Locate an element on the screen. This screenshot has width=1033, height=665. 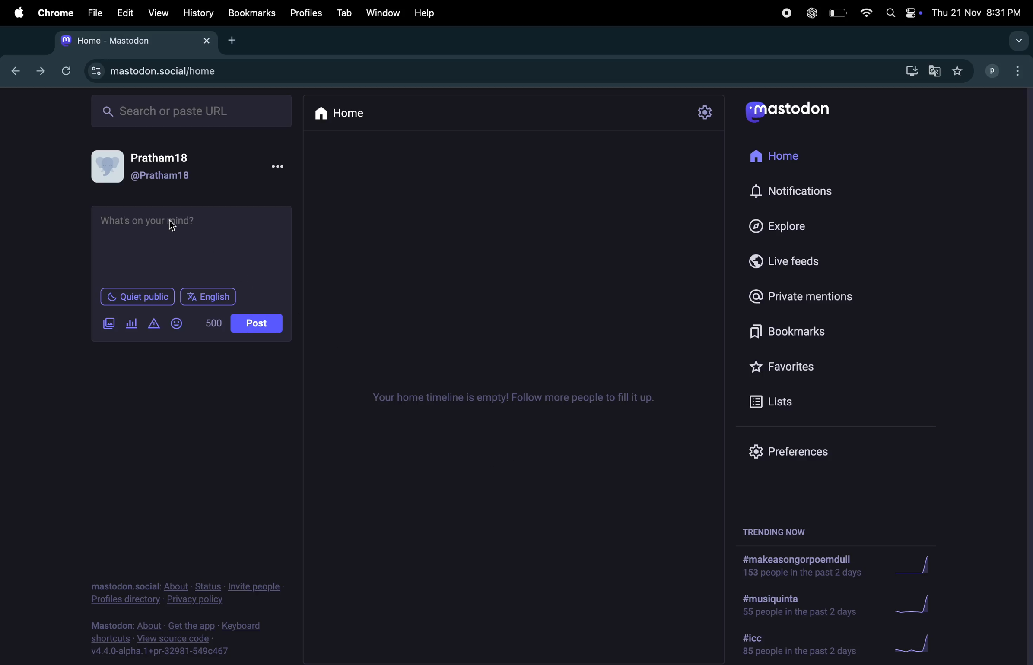
add content warning is located at coordinates (153, 323).